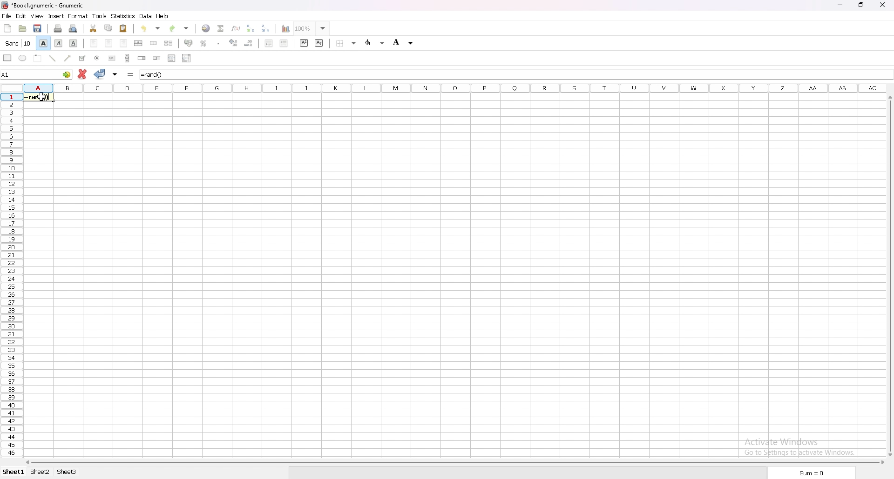  Describe the element at coordinates (78, 16) in the screenshot. I see `format` at that location.